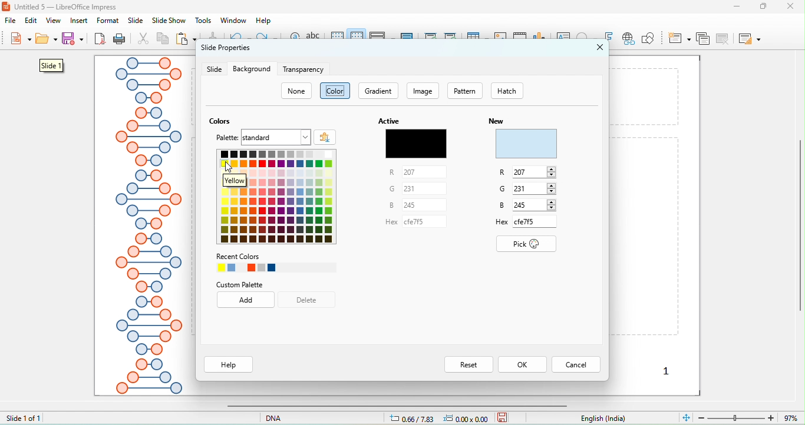  I want to click on window, so click(232, 20).